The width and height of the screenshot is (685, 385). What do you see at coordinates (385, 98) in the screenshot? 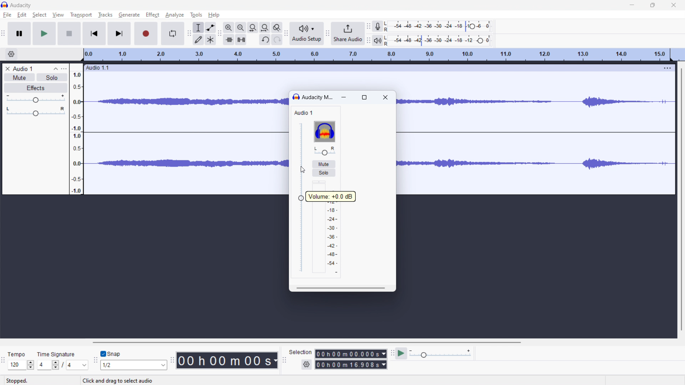
I see `close` at bounding box center [385, 98].